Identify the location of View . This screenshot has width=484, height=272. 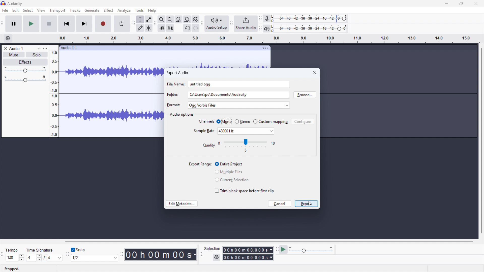
(41, 11).